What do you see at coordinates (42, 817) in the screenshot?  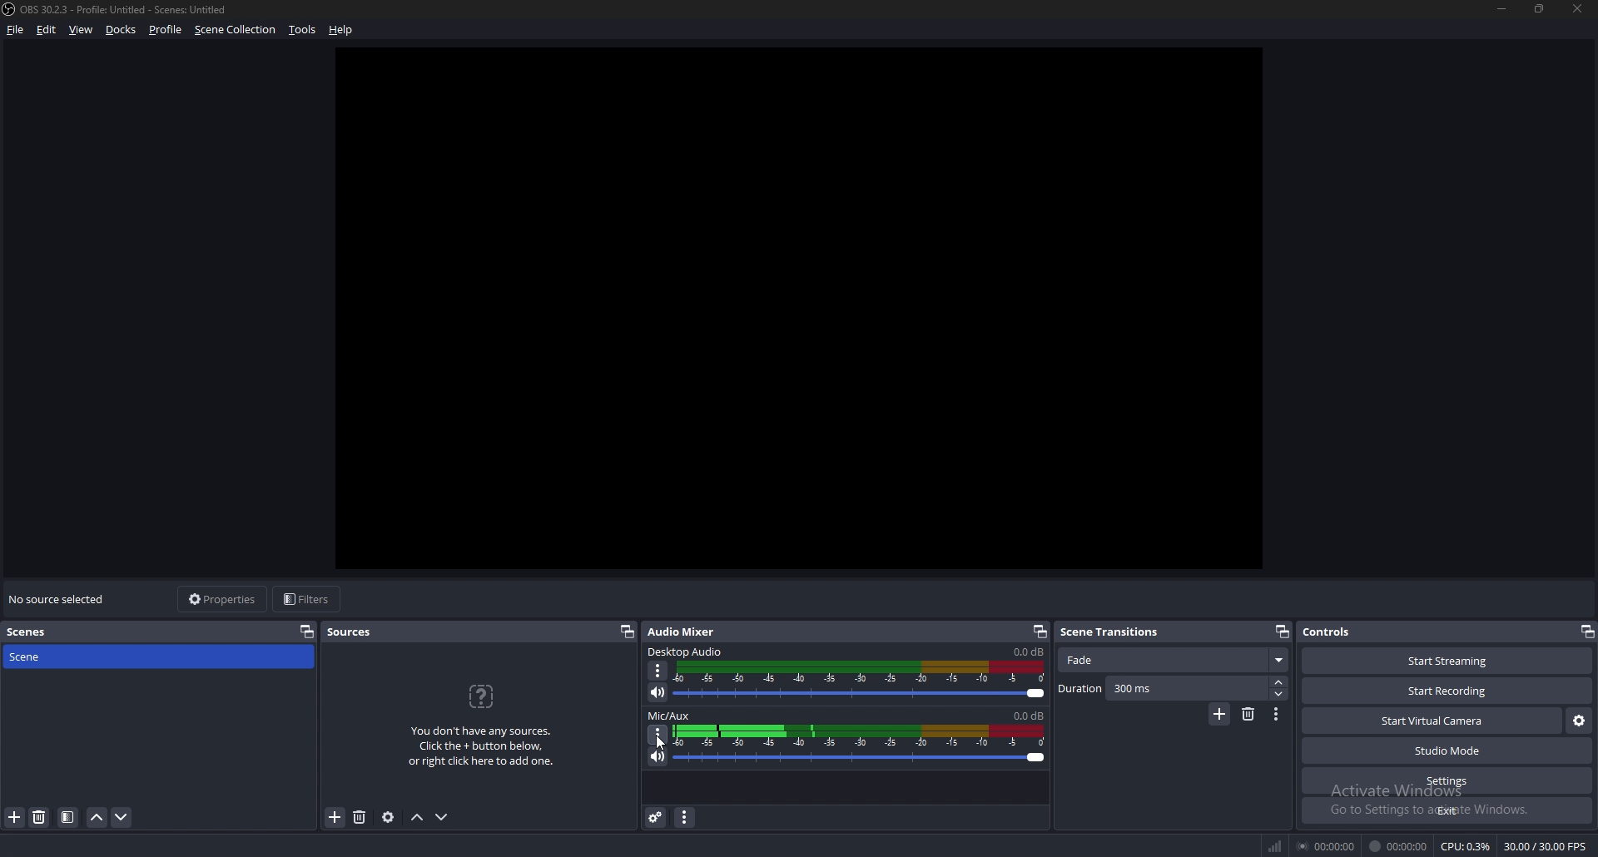 I see `delete scene` at bounding box center [42, 817].